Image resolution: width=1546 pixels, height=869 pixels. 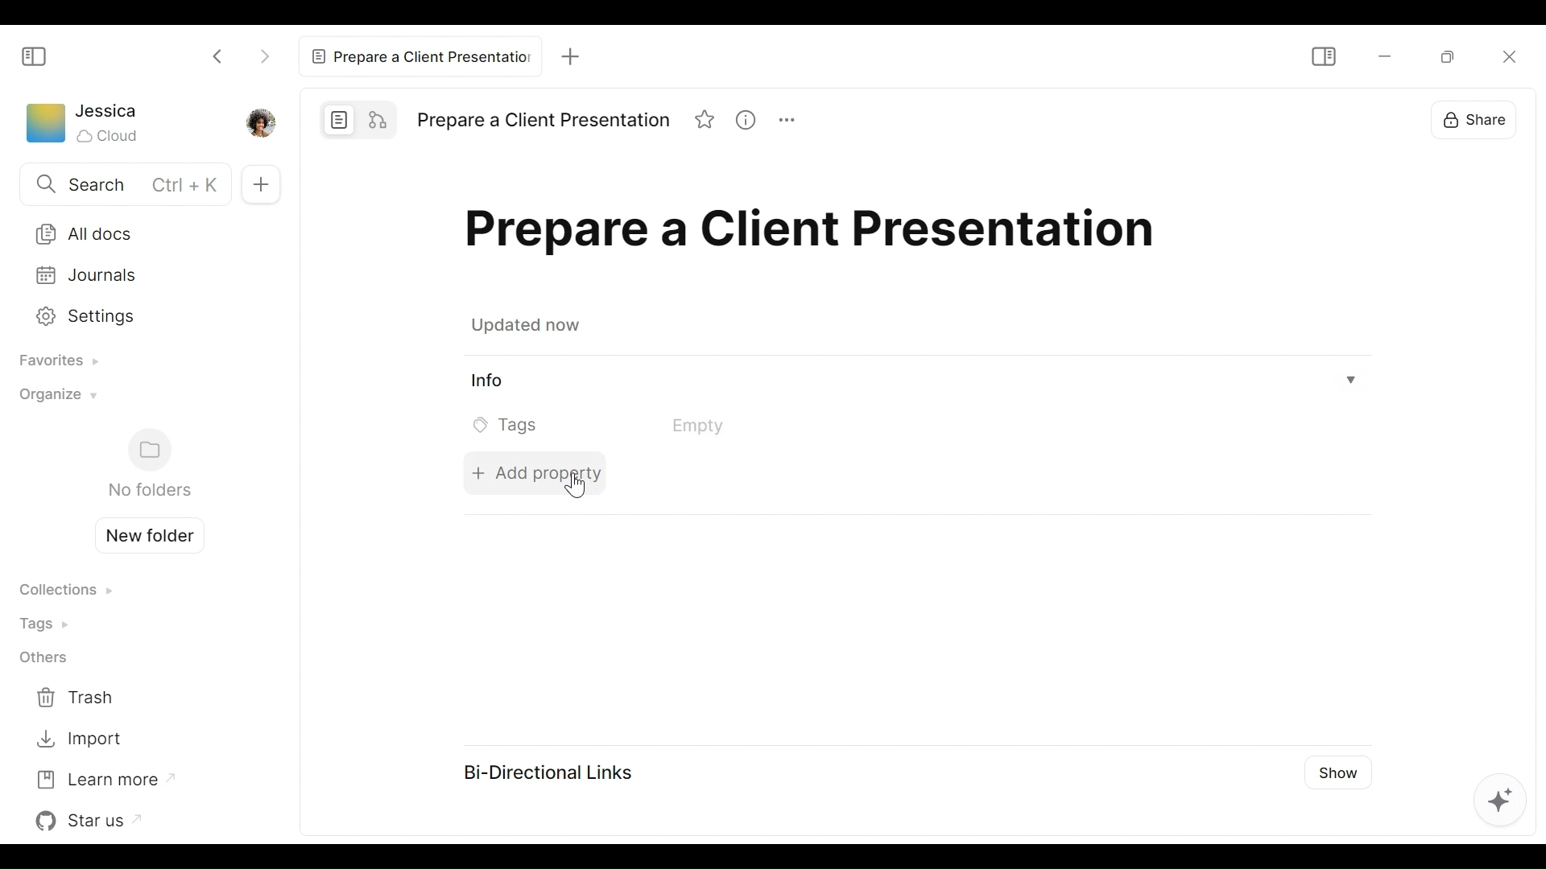 What do you see at coordinates (49, 623) in the screenshot?
I see `Tags` at bounding box center [49, 623].